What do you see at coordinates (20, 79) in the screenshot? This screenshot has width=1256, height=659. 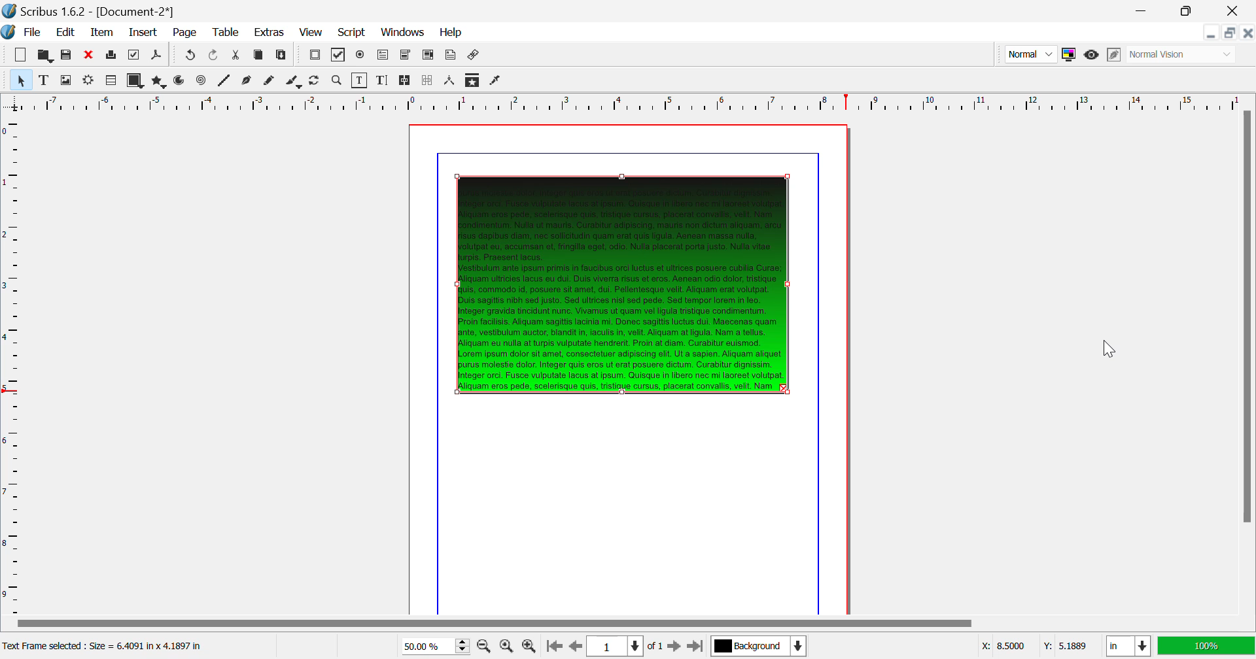 I see `Select` at bounding box center [20, 79].